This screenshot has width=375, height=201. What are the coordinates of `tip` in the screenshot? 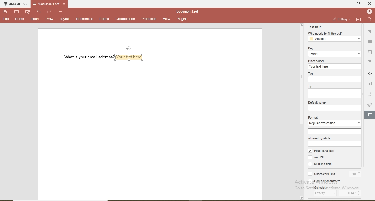 It's located at (310, 86).